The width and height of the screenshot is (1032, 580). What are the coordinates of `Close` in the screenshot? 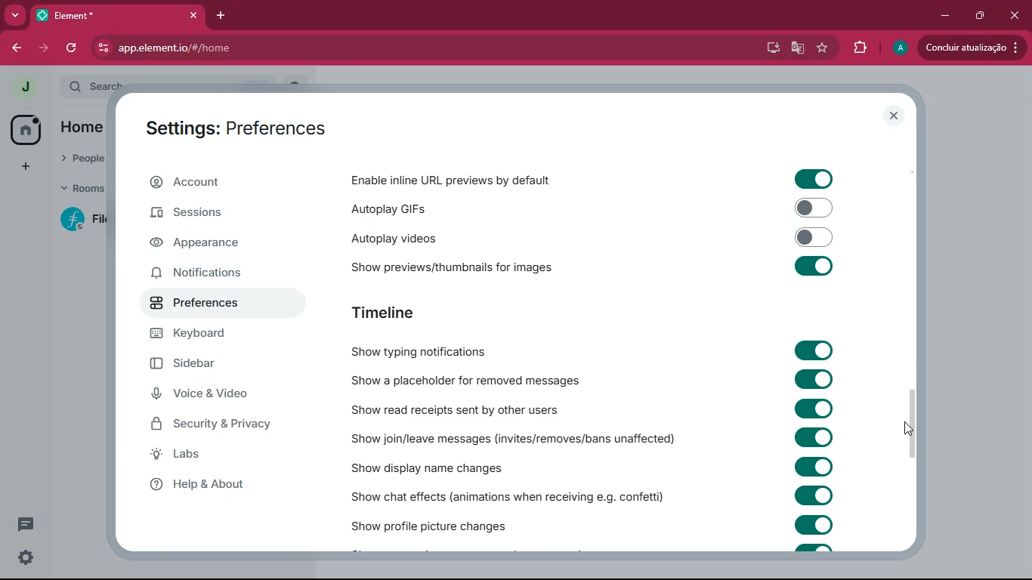 It's located at (1014, 14).